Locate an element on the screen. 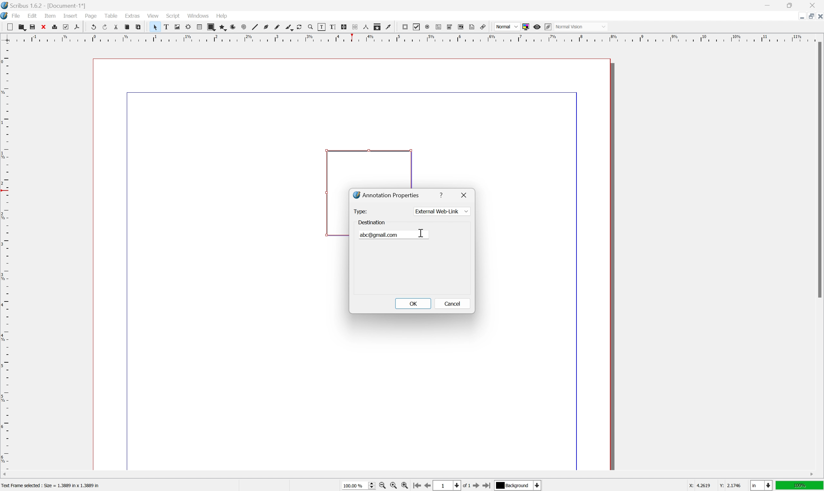 The height and width of the screenshot is (491, 824). zoom to 100% is located at coordinates (393, 486).